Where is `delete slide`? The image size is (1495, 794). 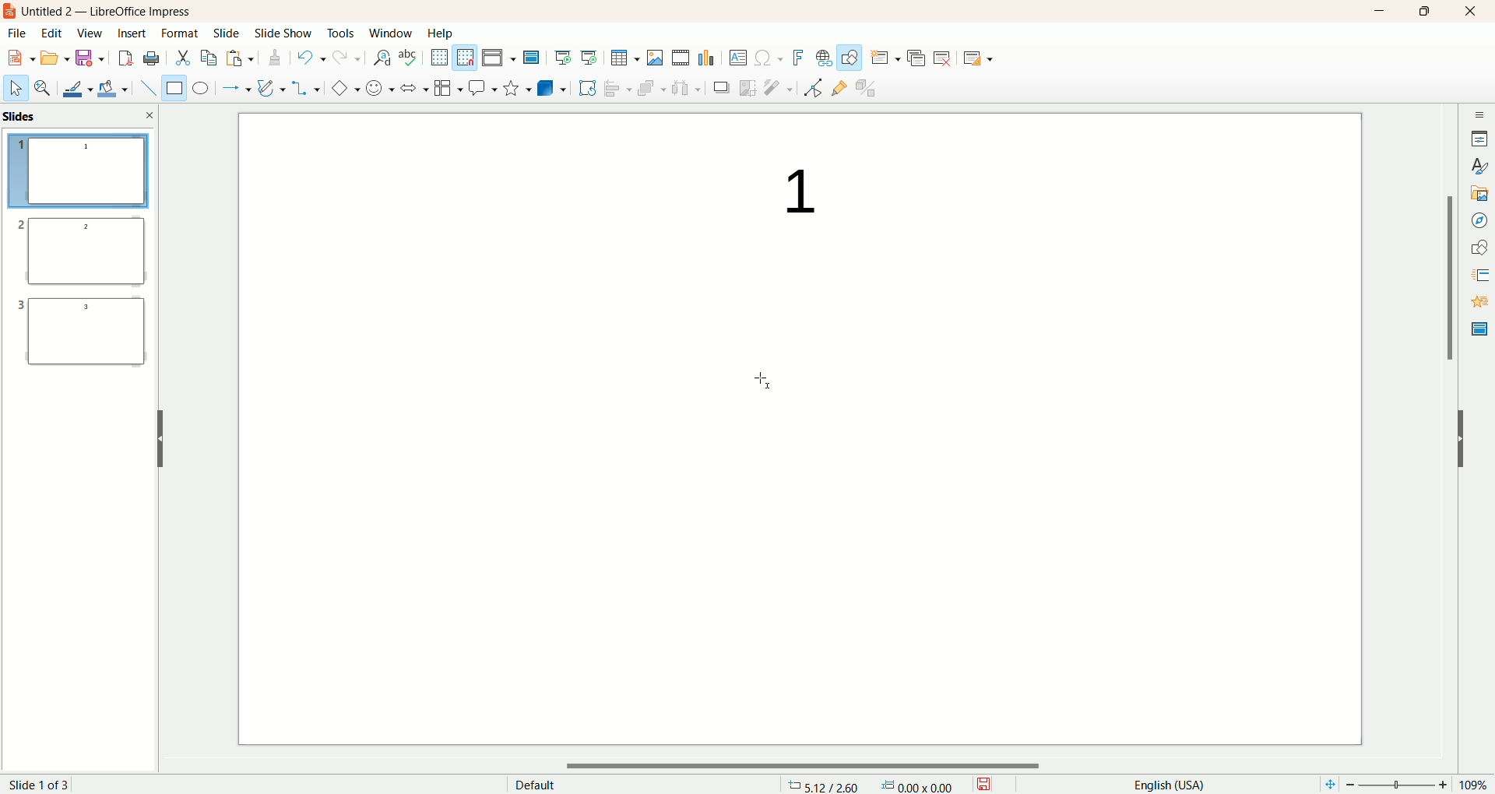 delete slide is located at coordinates (945, 60).